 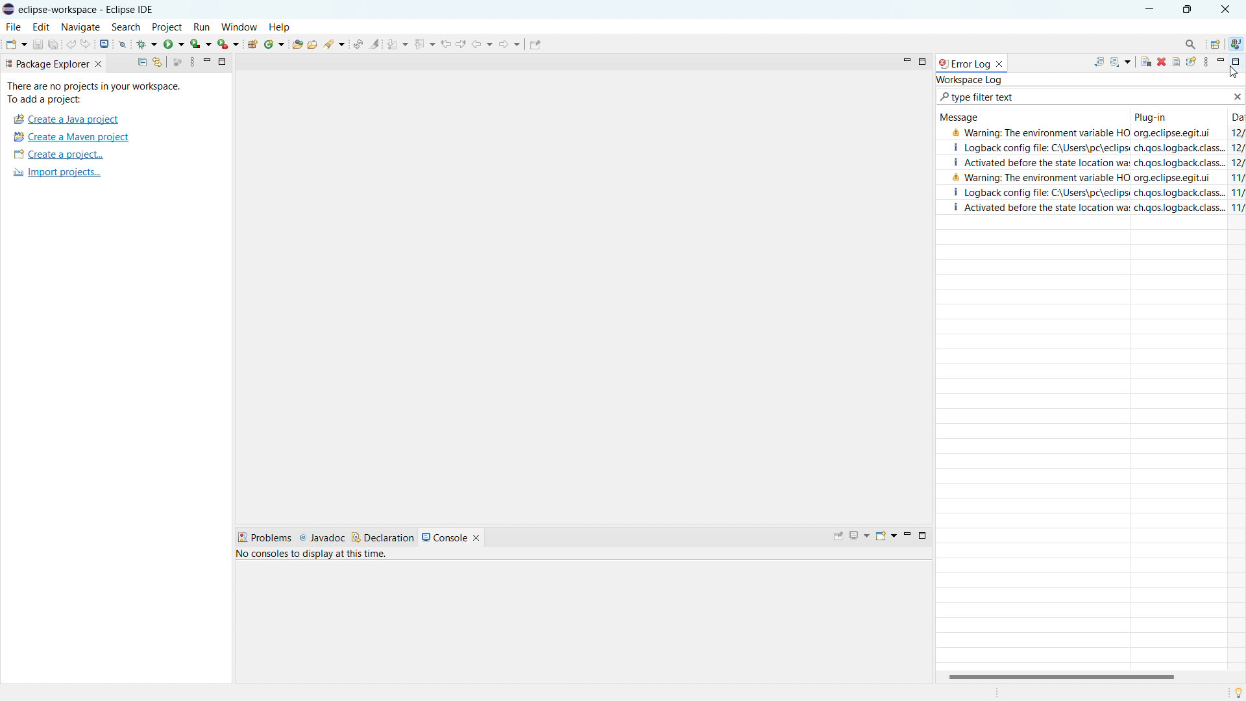 I want to click on run, so click(x=174, y=44).